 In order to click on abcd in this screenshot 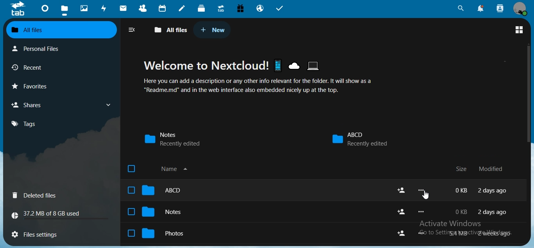, I will do `click(359, 138)`.